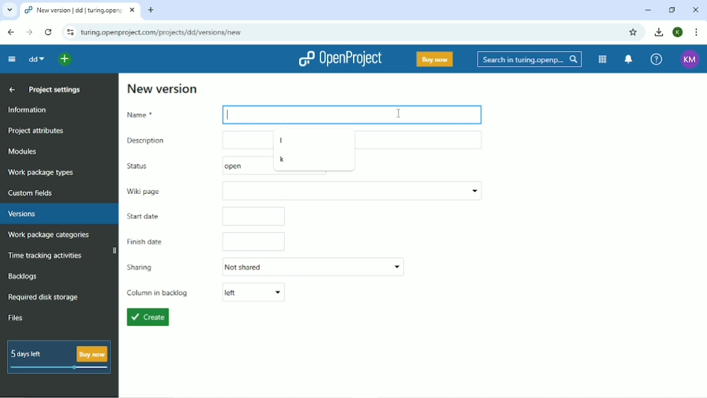 This screenshot has width=707, height=398. I want to click on Account, so click(679, 32).